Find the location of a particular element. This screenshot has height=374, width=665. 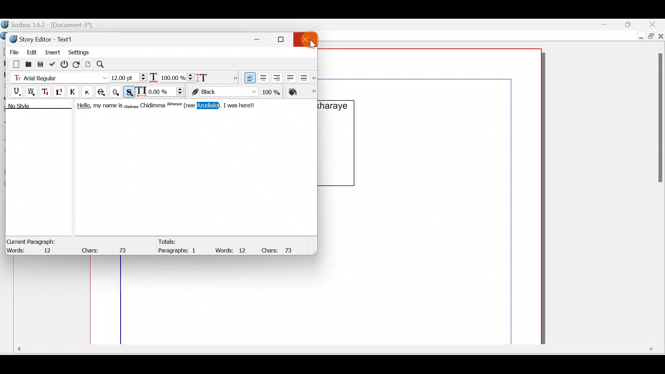

Minimize is located at coordinates (261, 38).